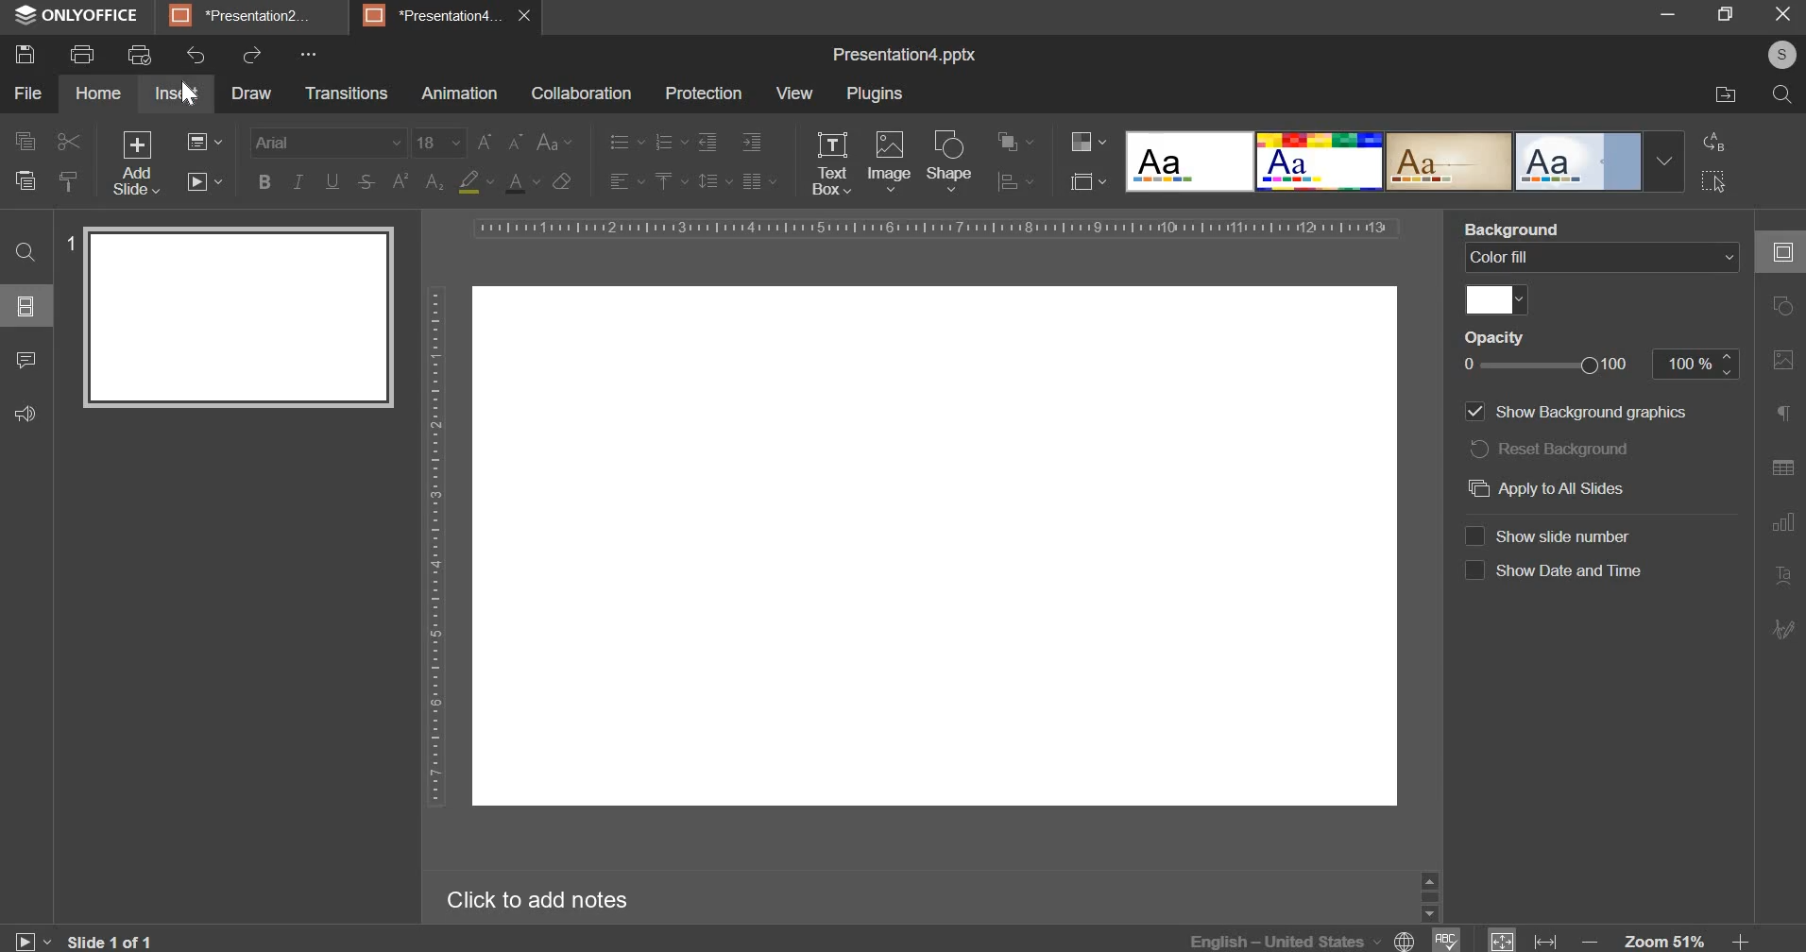  I want to click on font size, so click(437, 142).